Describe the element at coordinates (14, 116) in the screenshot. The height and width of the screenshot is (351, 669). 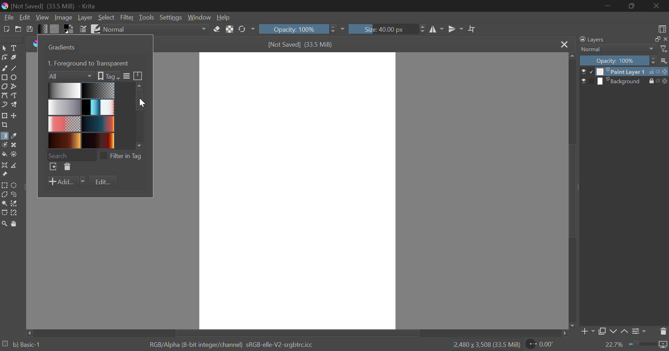
I see `Move Layer` at that location.